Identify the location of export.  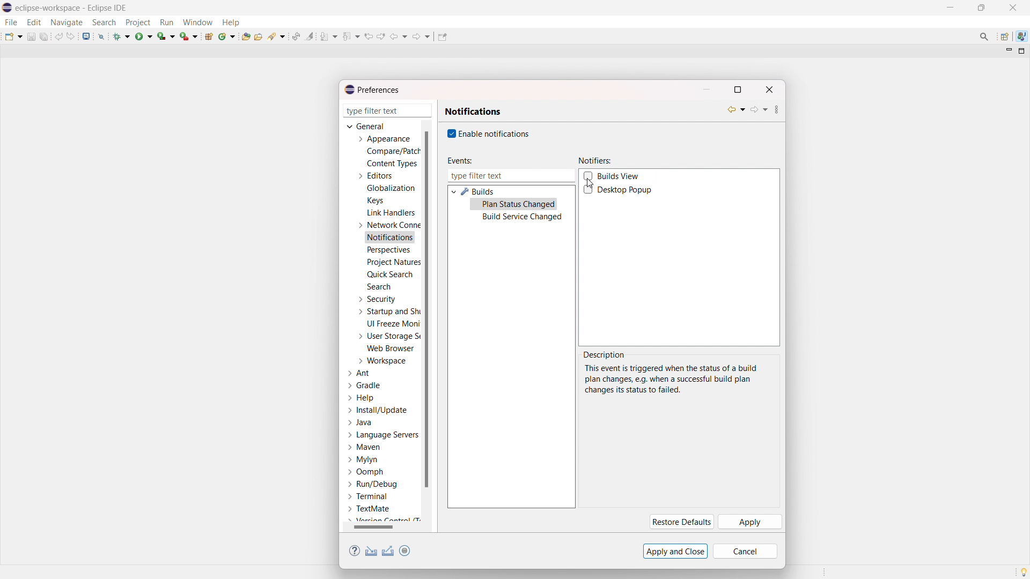
(388, 551).